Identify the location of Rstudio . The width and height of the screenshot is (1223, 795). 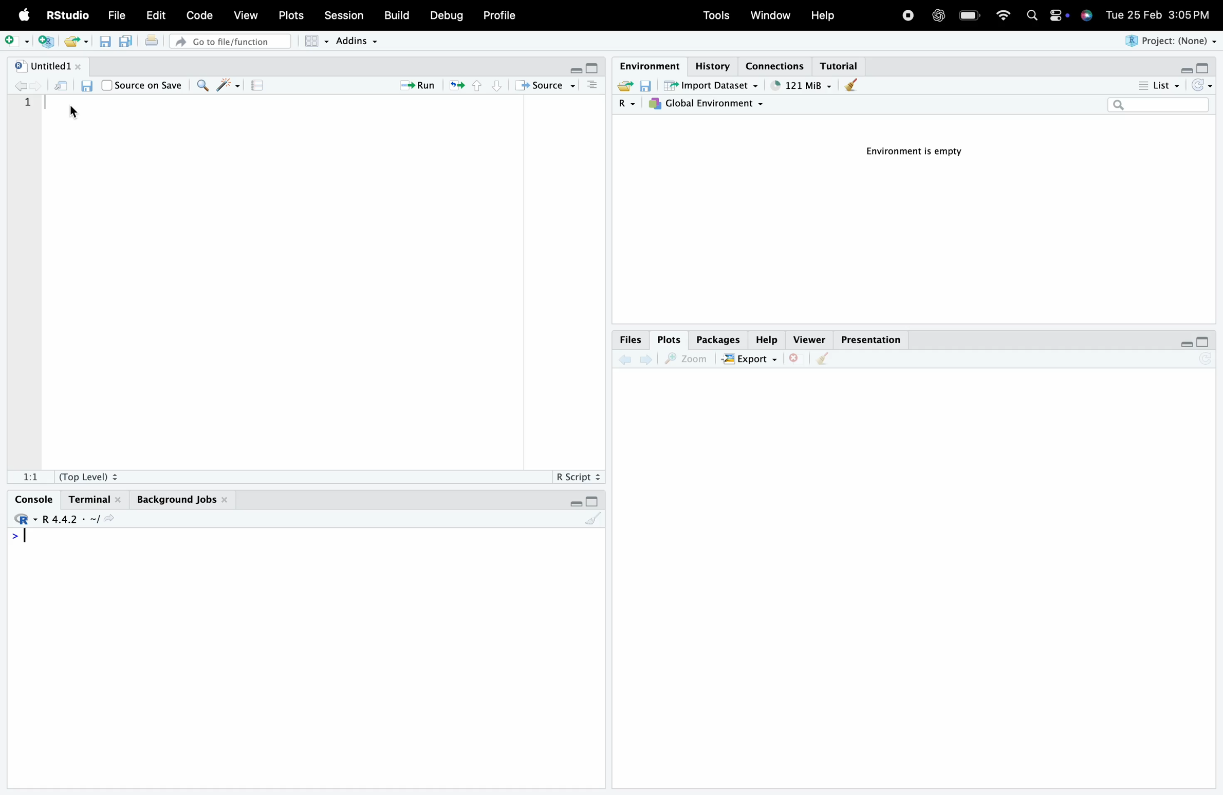
(25, 519).